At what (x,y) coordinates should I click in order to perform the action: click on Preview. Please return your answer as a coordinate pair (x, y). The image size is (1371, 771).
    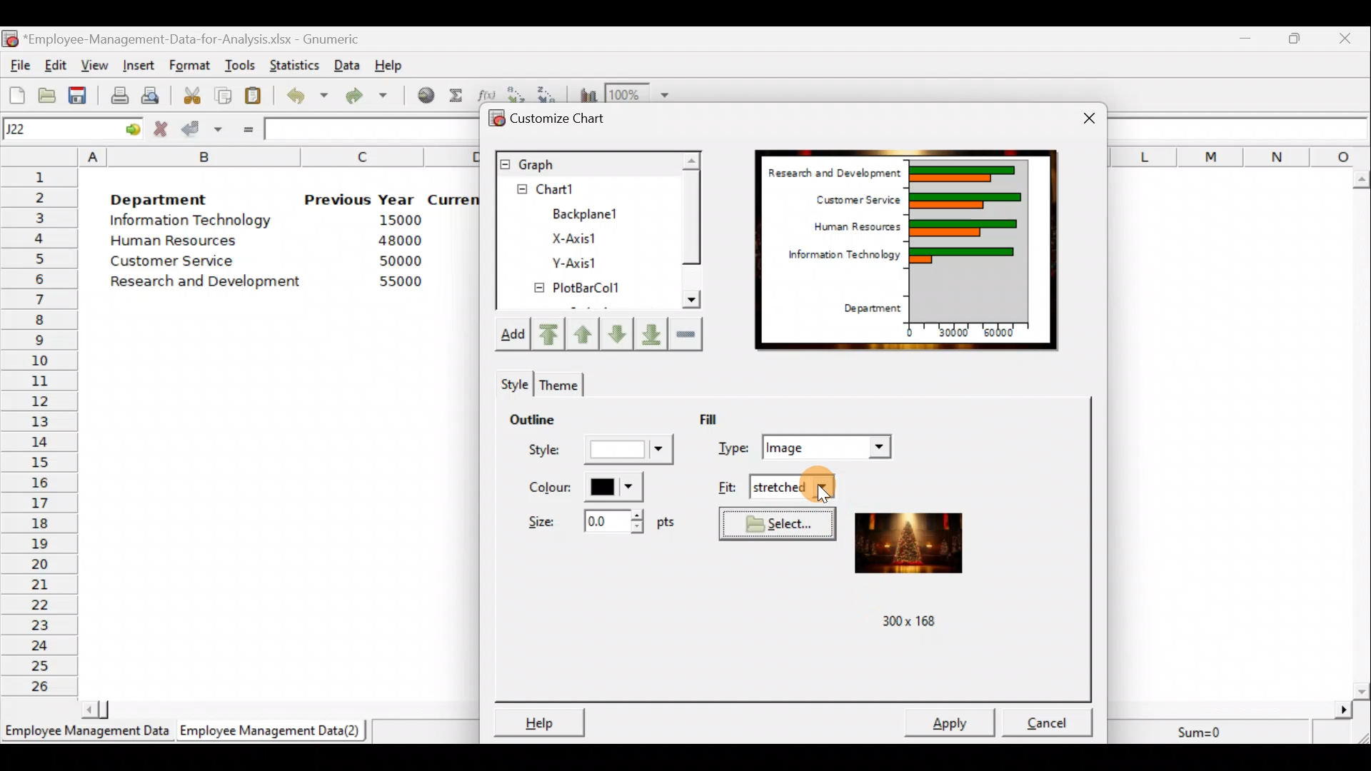
    Looking at the image, I should click on (908, 537).